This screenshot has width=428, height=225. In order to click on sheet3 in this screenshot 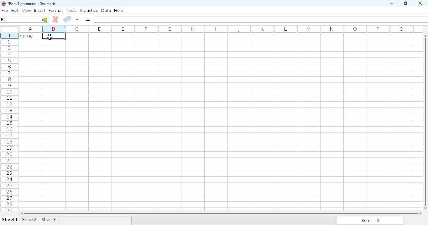, I will do `click(49, 220)`.